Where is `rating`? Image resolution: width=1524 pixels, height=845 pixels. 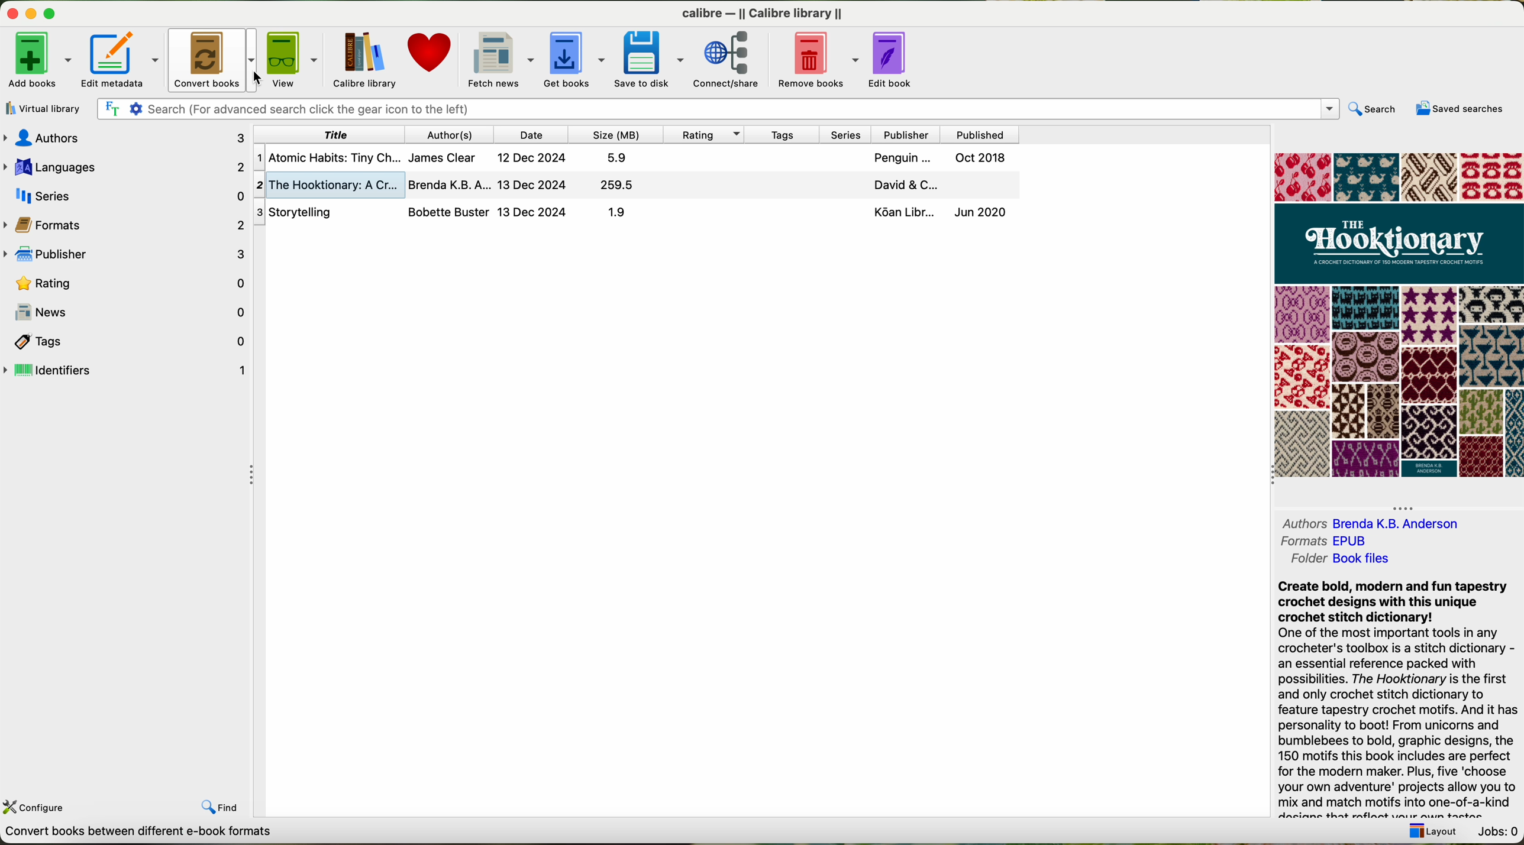
rating is located at coordinates (704, 134).